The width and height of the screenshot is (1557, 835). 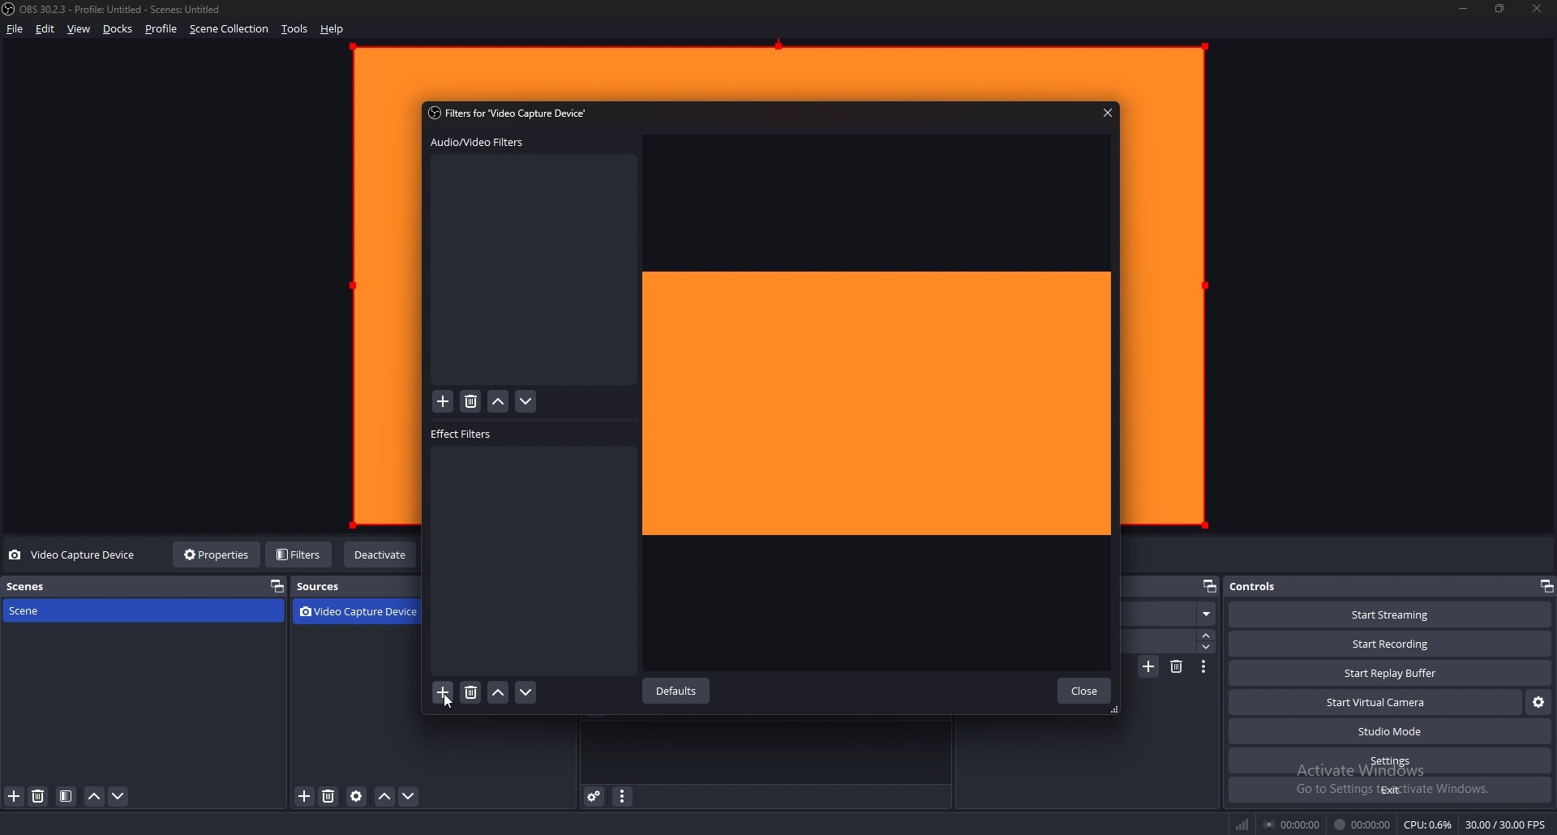 I want to click on remove scene, so click(x=40, y=797).